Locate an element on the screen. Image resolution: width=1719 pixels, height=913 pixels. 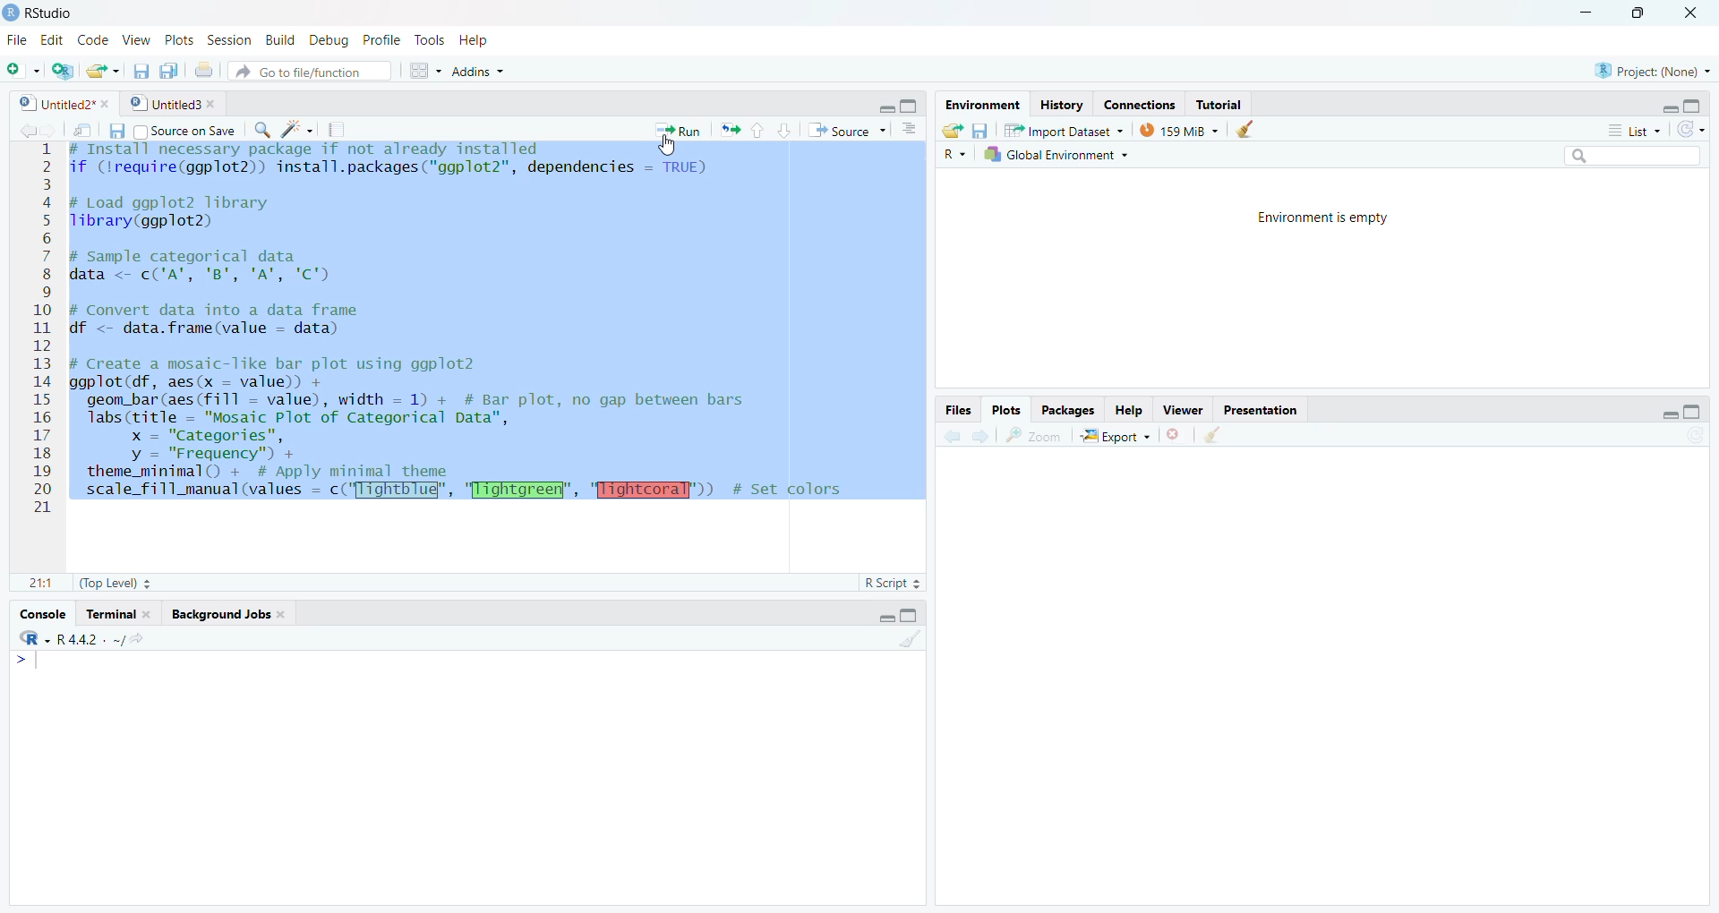
Clean is located at coordinates (911, 639).